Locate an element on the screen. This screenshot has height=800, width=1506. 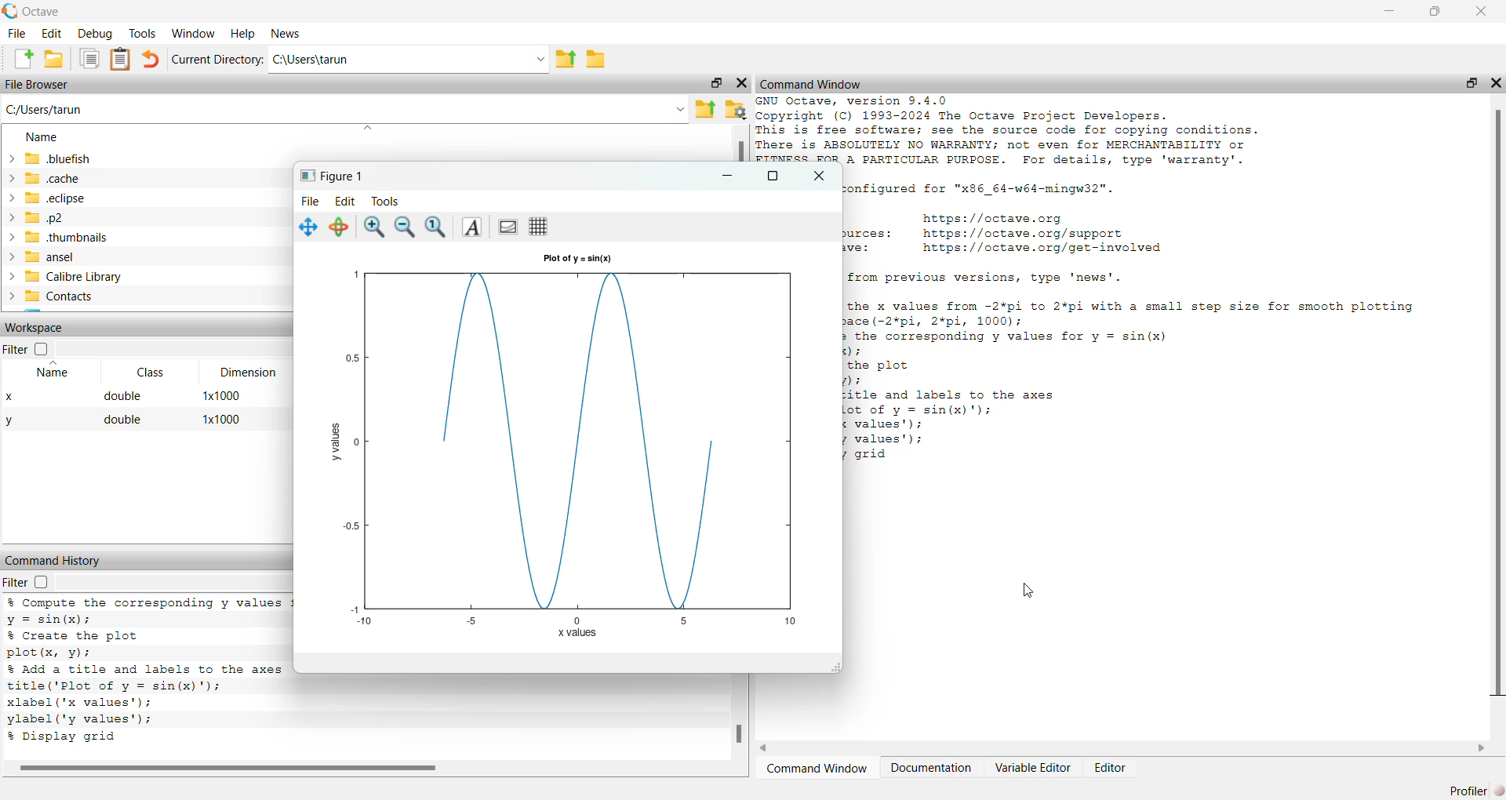
rotate 3d is located at coordinates (340, 227).